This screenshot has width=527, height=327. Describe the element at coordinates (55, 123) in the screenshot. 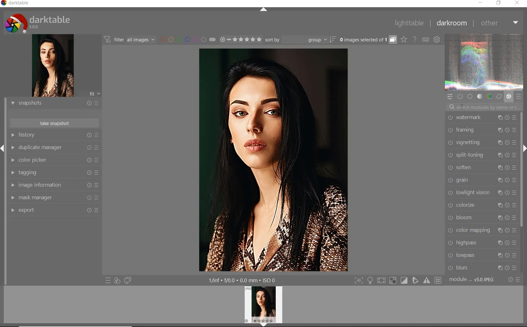

I see `TAKE SNAPSHOTS` at that location.